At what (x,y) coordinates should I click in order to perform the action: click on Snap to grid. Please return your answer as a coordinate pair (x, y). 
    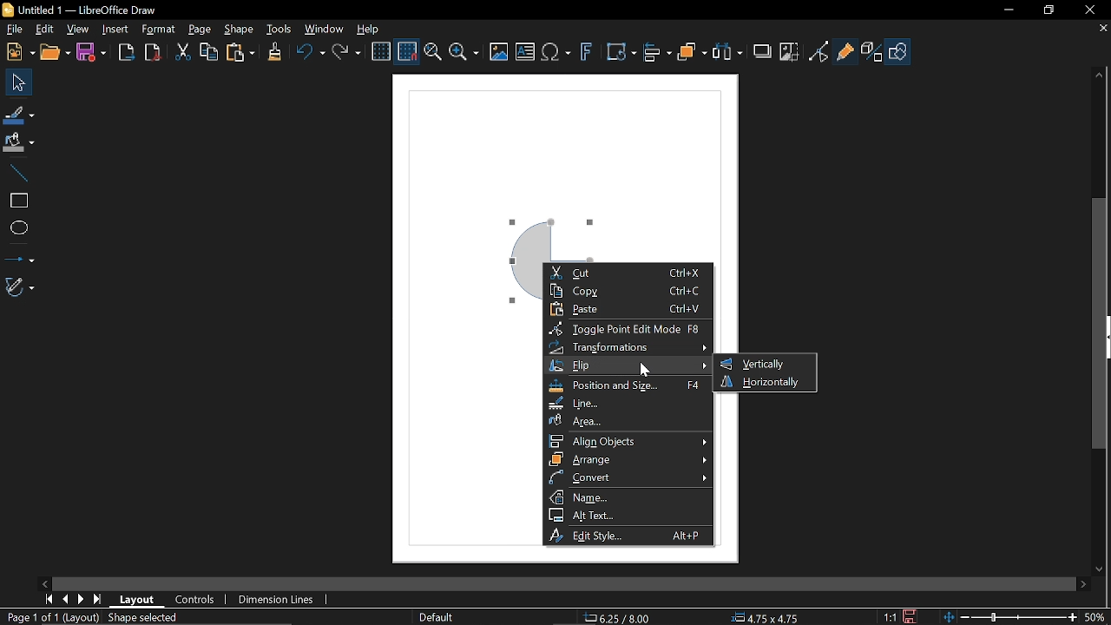
    Looking at the image, I should click on (408, 50).